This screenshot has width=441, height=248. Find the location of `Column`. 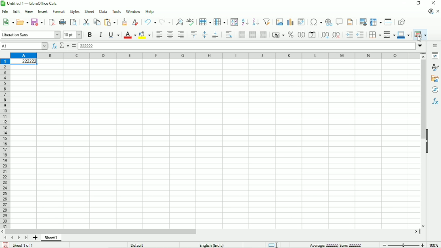

Column is located at coordinates (220, 22).